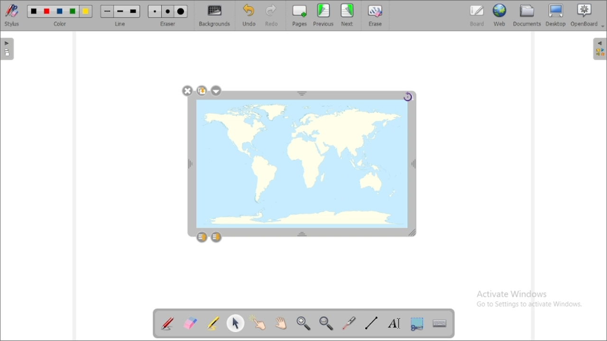 This screenshot has height=341, width=607. I want to click on next, so click(347, 15).